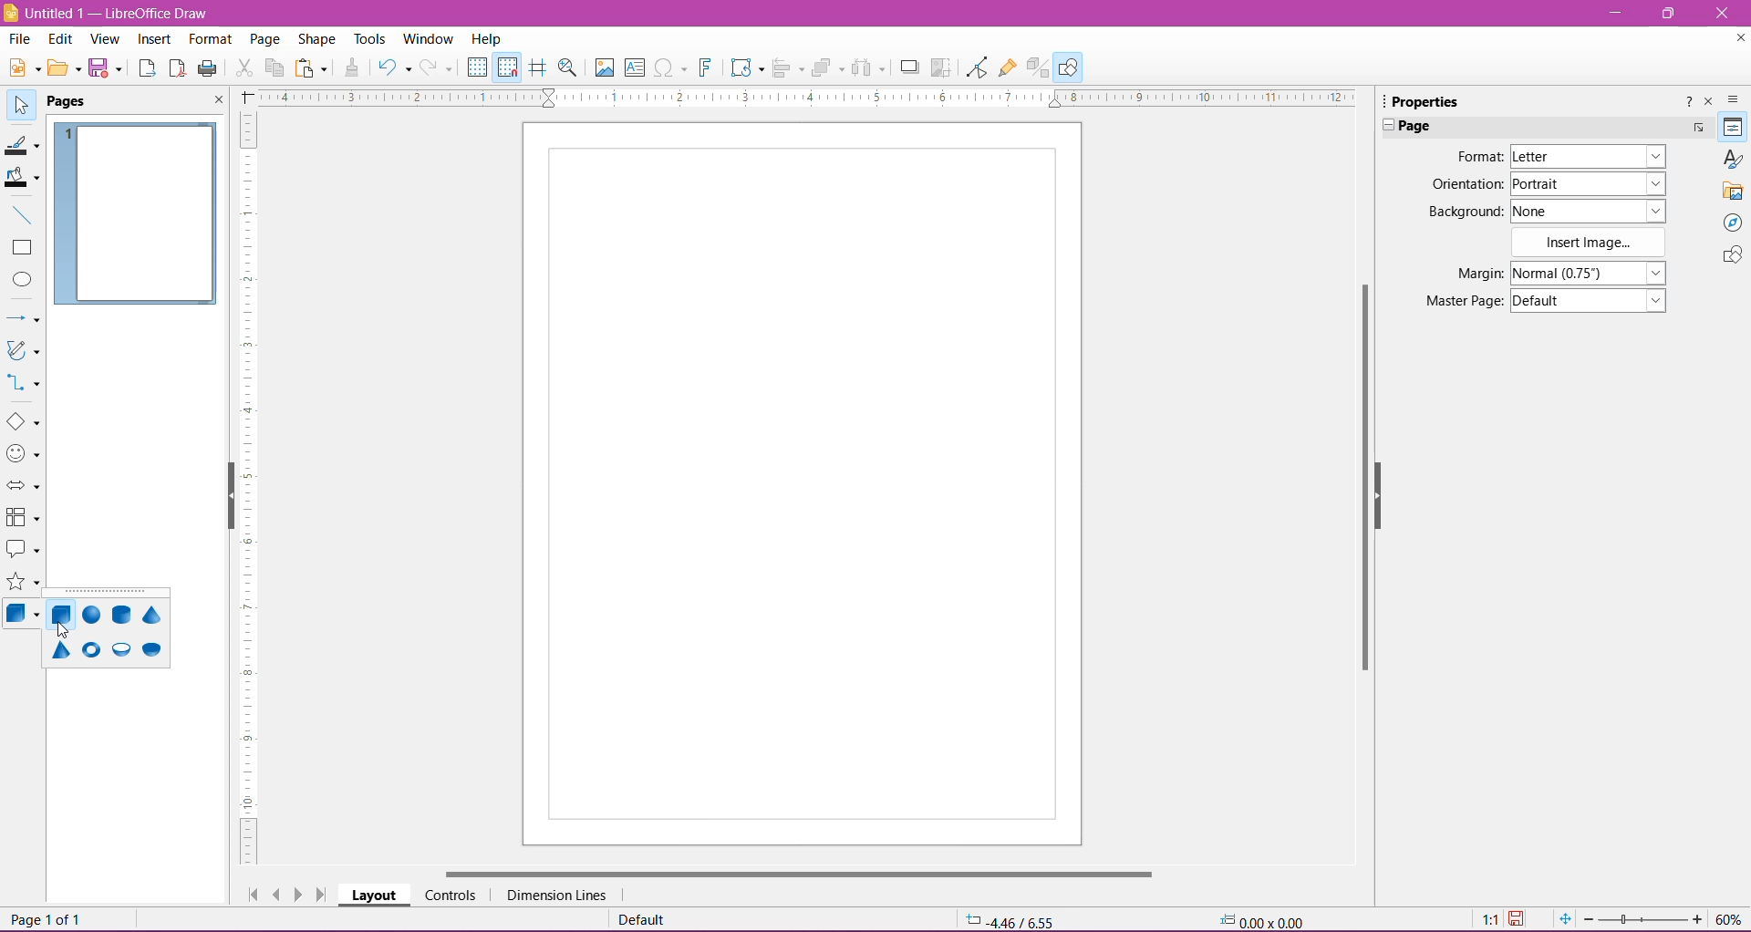 This screenshot has width=1751, height=932. What do you see at coordinates (23, 319) in the screenshot?
I see `Lines and Arrows` at bounding box center [23, 319].